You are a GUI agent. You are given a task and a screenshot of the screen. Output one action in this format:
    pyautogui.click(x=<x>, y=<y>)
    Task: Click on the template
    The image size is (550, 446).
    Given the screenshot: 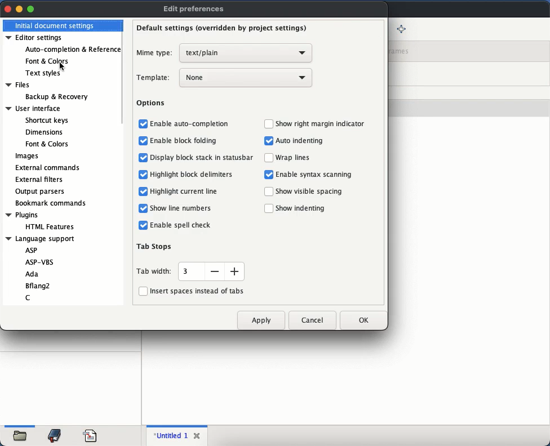 What is the action you would take?
    pyautogui.click(x=154, y=78)
    